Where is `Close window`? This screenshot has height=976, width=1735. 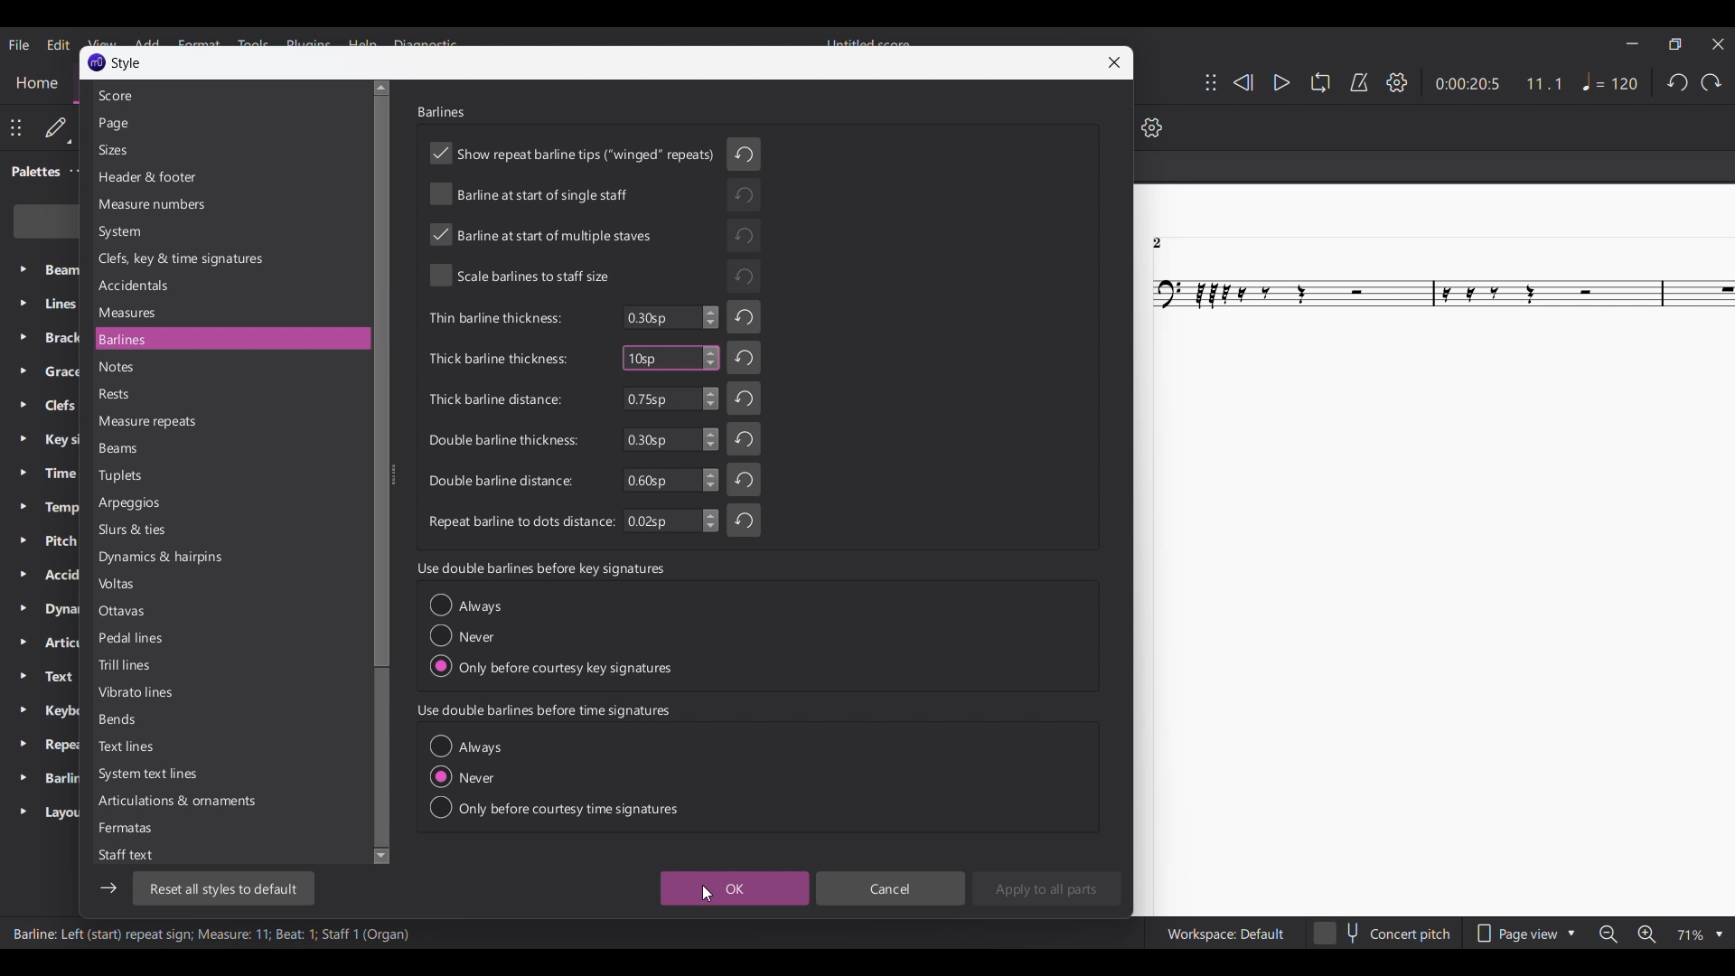 Close window is located at coordinates (1114, 62).